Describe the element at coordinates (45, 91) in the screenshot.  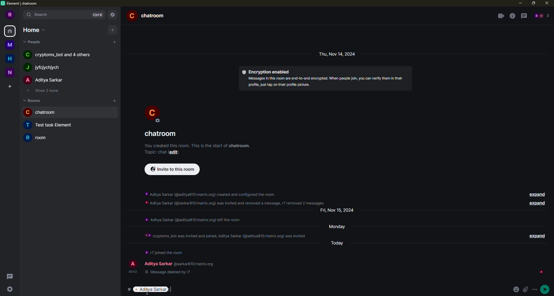
I see `show 2 more` at that location.